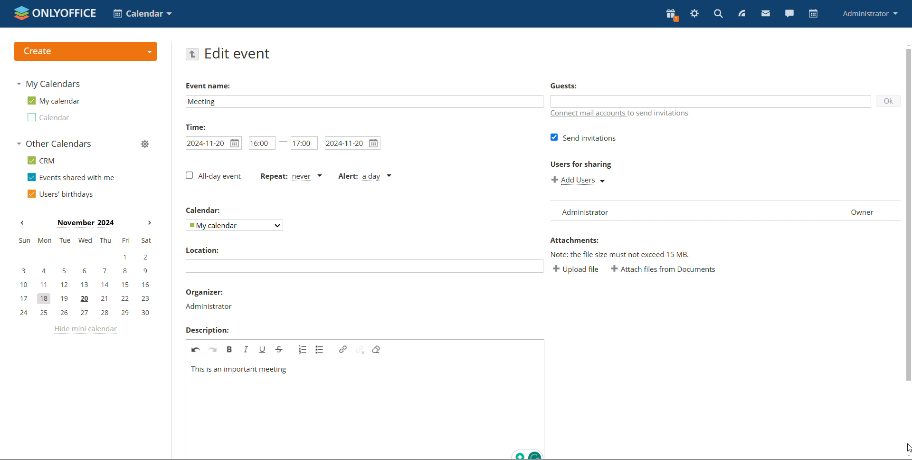 The image size is (912, 460). What do you see at coordinates (60, 193) in the screenshot?
I see `users' birthdays` at bounding box center [60, 193].